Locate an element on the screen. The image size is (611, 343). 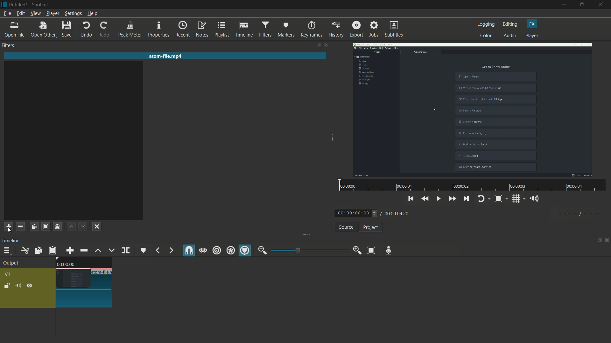
save is located at coordinates (67, 30).